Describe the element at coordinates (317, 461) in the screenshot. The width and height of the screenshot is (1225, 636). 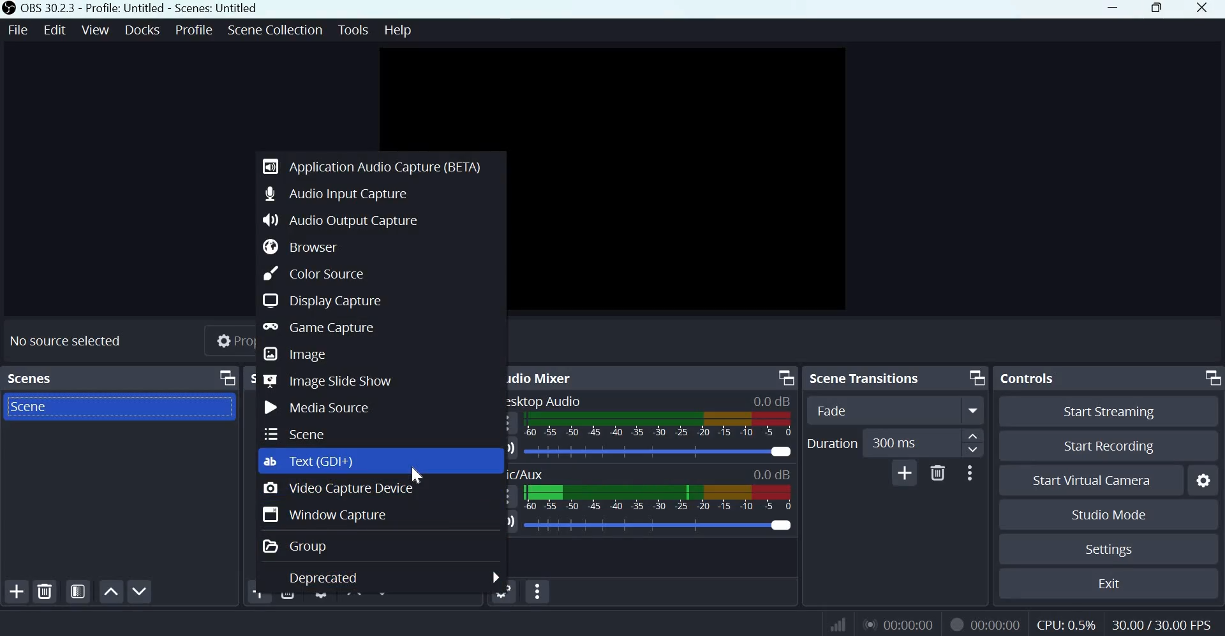
I see `Text (GDI+)` at that location.